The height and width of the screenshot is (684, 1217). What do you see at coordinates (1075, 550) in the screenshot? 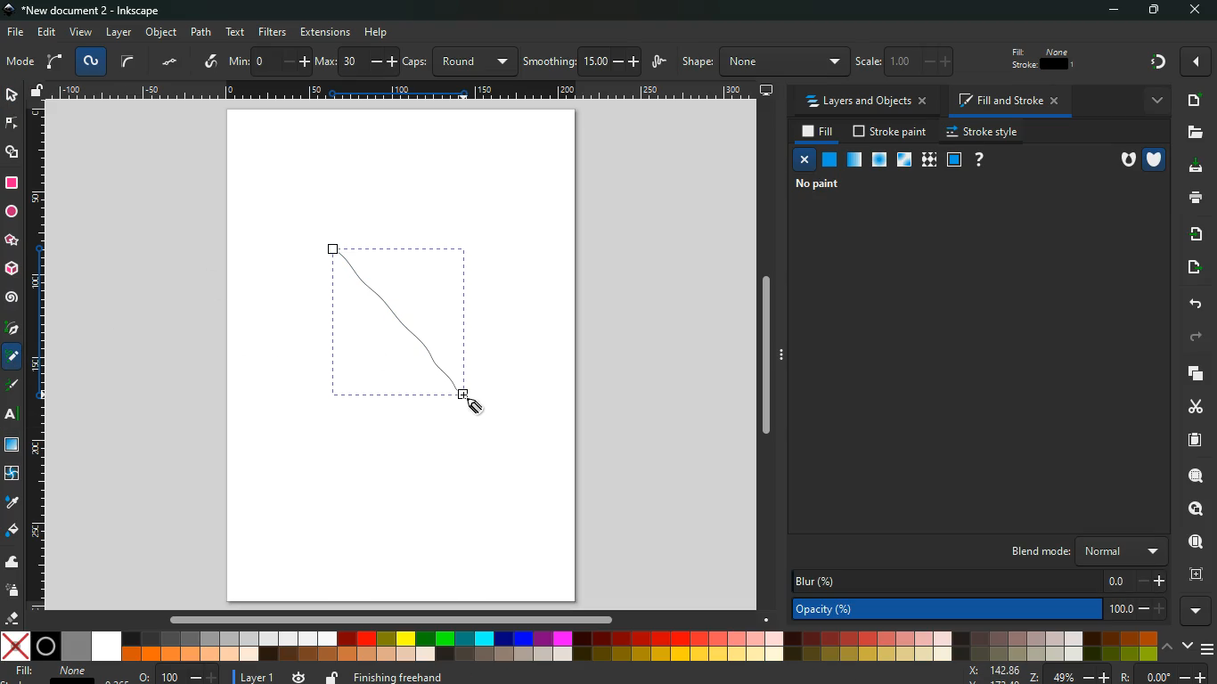
I see `blend mode` at bounding box center [1075, 550].